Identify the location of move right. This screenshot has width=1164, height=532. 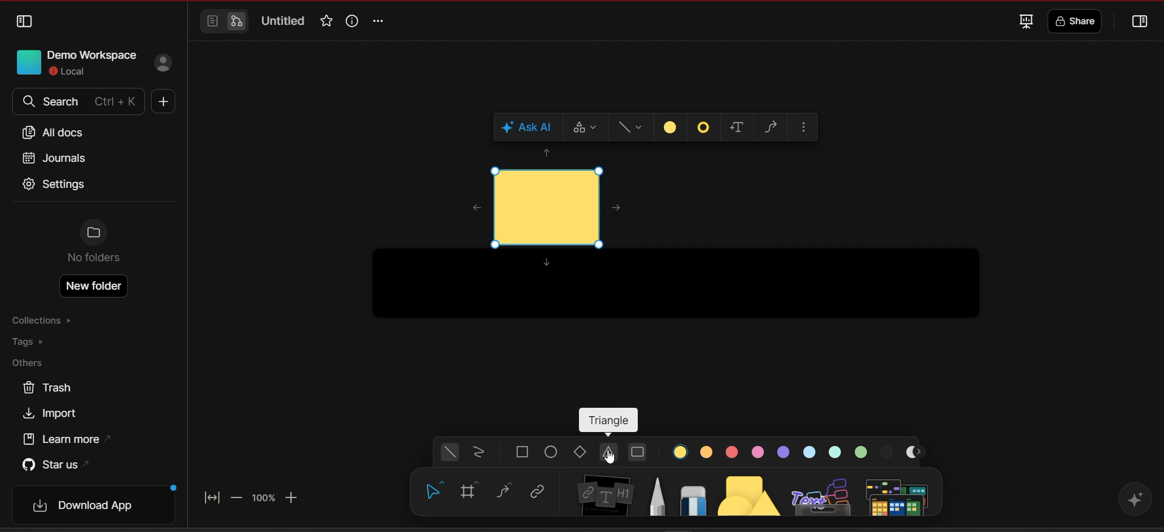
(921, 452).